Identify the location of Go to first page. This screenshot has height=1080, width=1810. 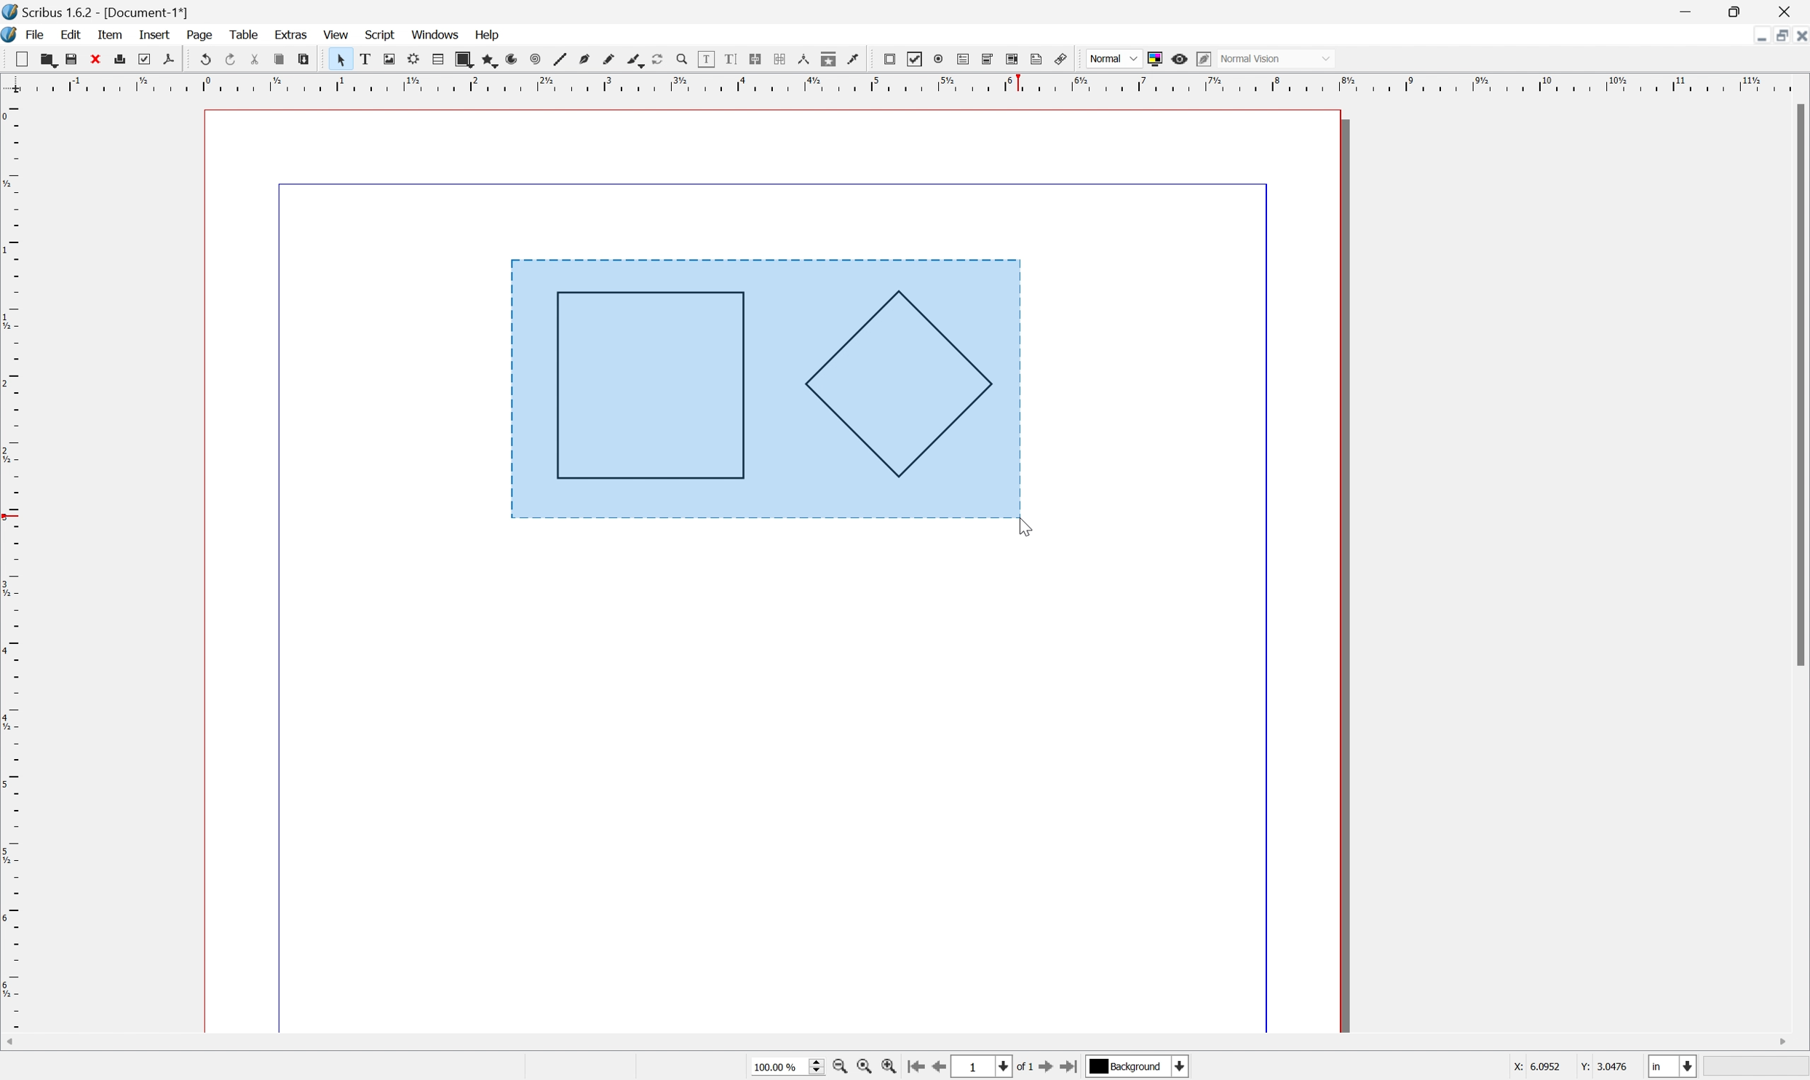
(910, 1068).